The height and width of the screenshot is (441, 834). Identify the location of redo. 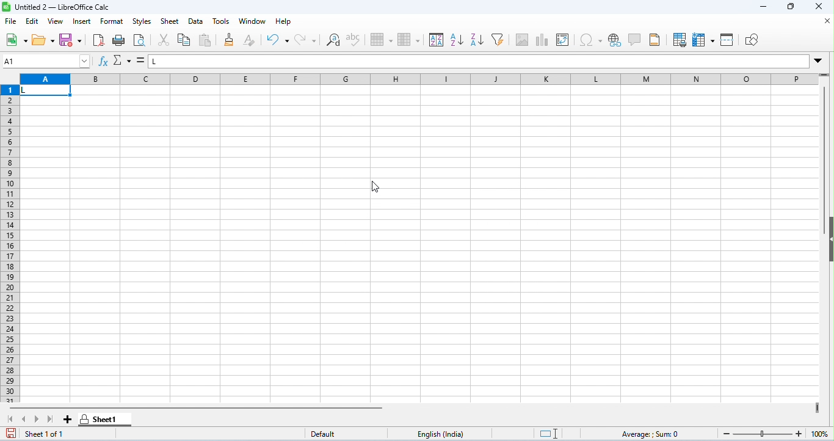
(305, 40).